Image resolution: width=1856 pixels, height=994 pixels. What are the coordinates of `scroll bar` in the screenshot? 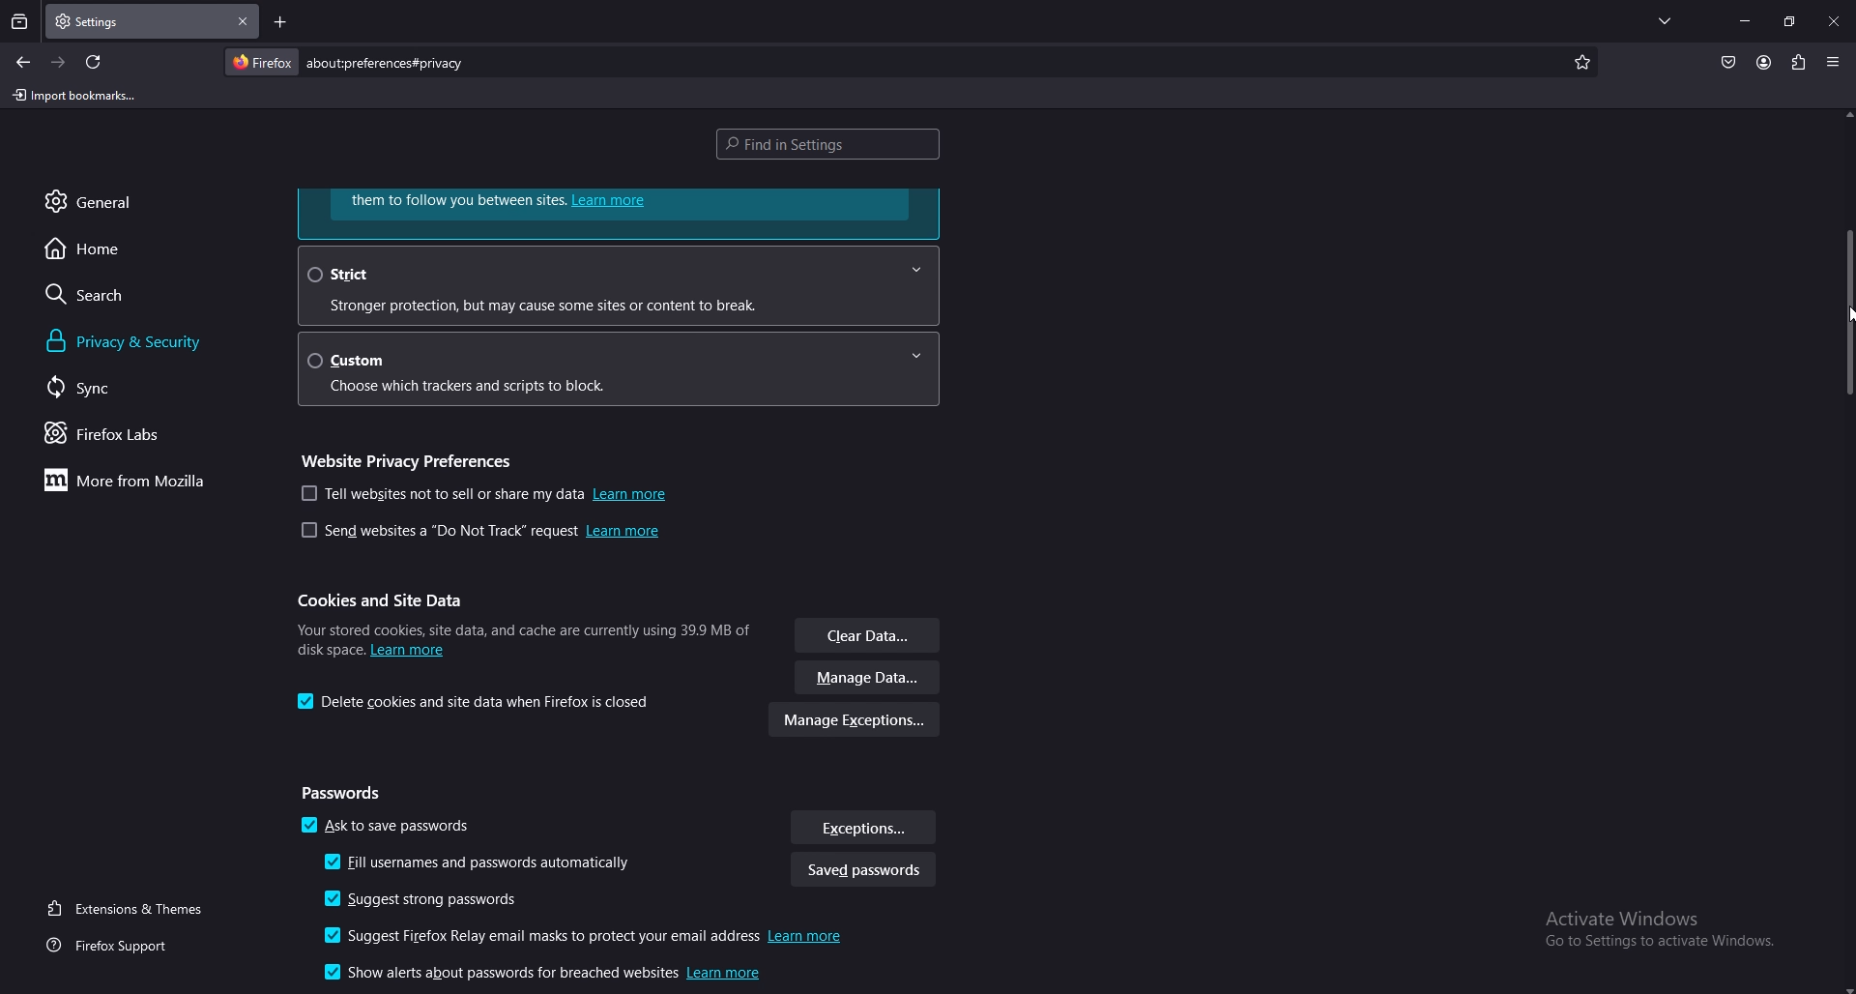 It's located at (1848, 310).